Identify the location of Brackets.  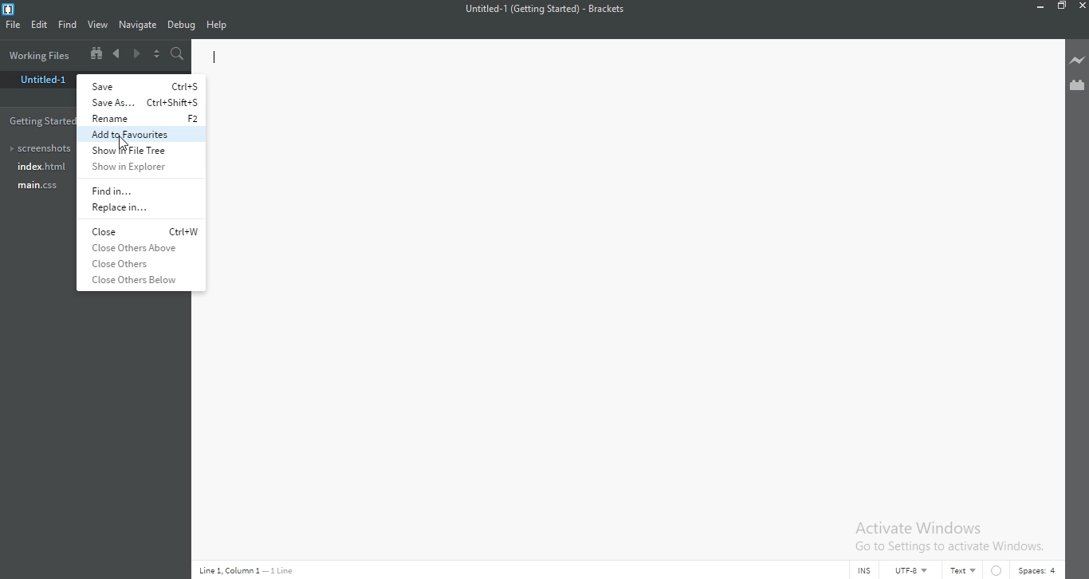
(609, 10).